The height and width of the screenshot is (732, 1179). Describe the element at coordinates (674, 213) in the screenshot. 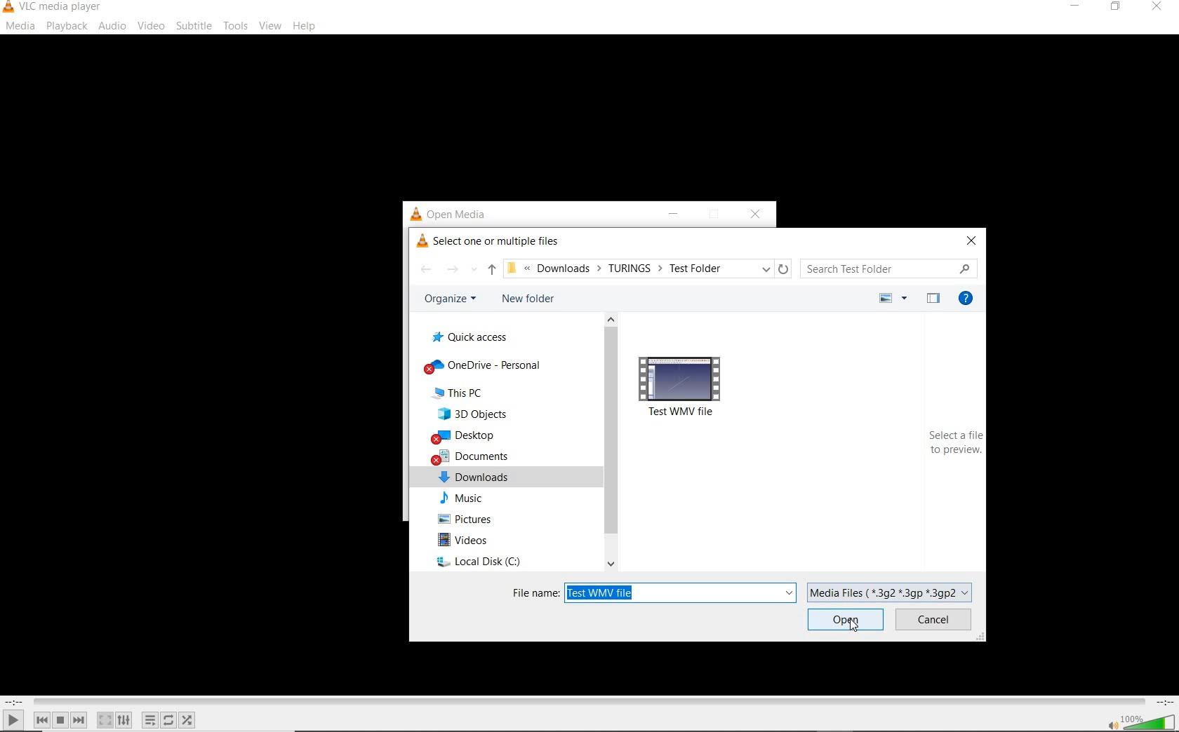

I see `minimize` at that location.